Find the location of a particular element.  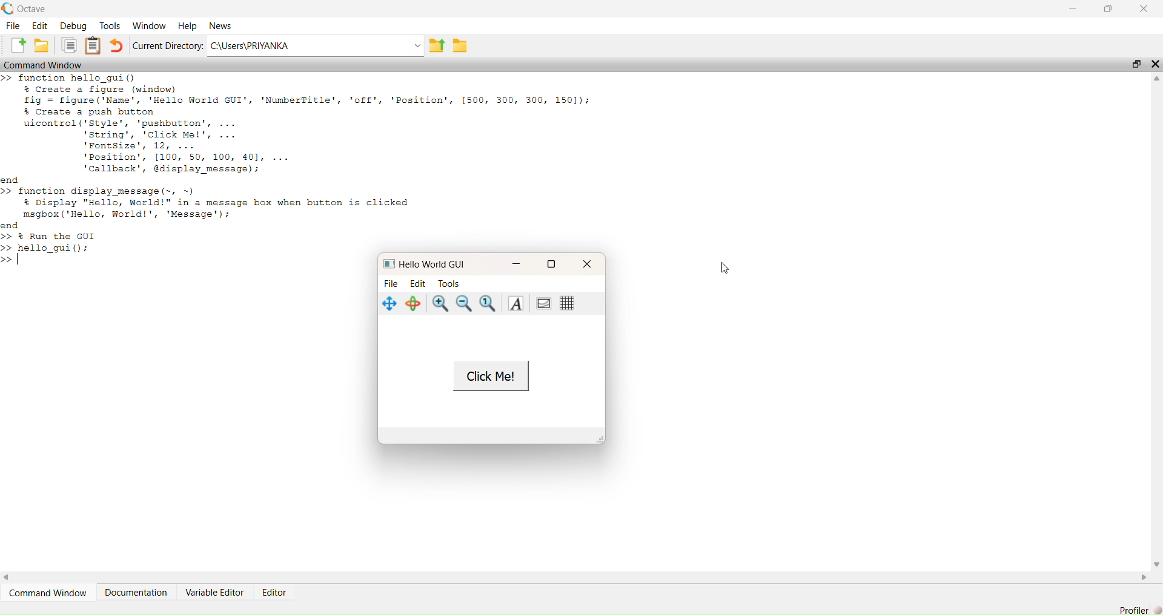

Debug is located at coordinates (75, 26).